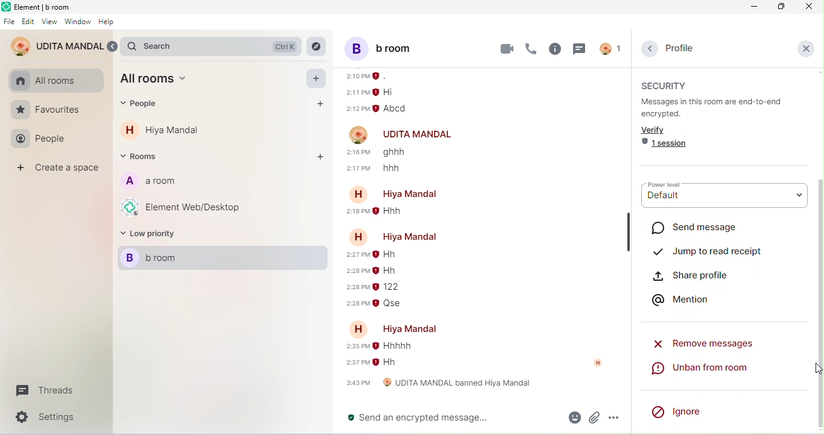 The height and width of the screenshot is (435, 824). I want to click on low priority, so click(151, 236).